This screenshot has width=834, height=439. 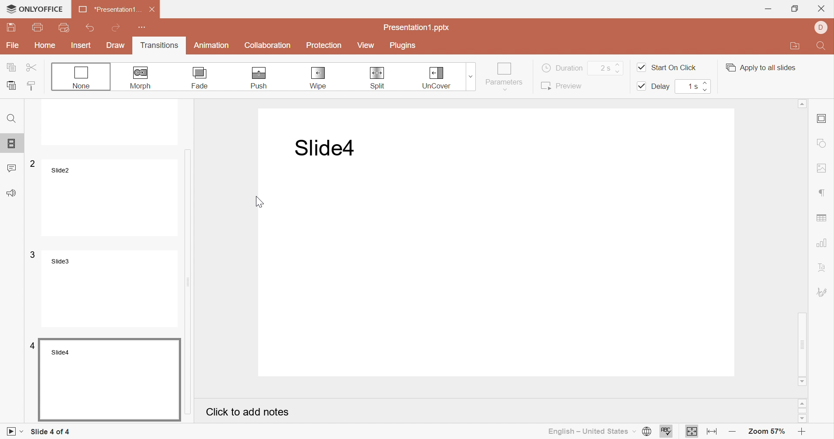 What do you see at coordinates (735, 430) in the screenshot?
I see `Zoom out` at bounding box center [735, 430].